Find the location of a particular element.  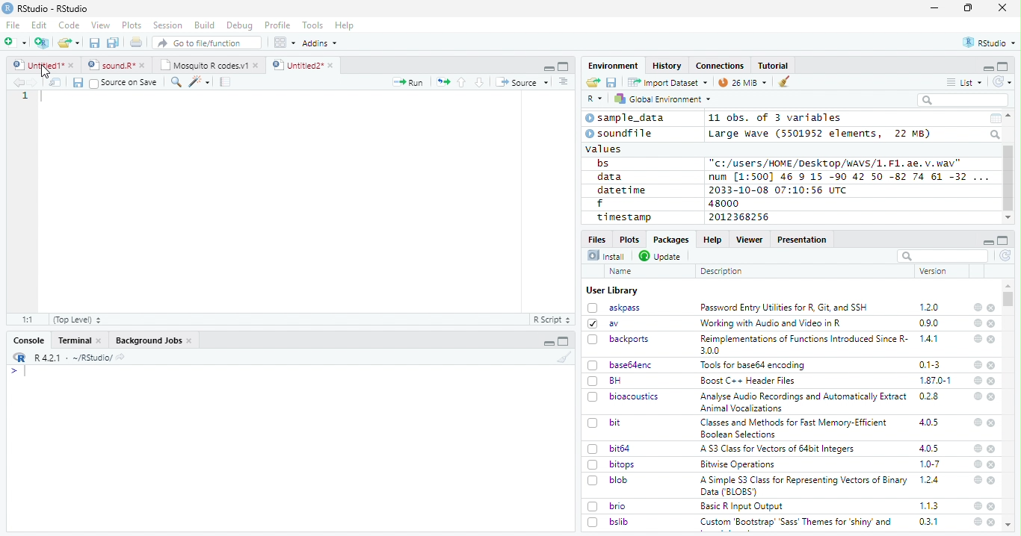

Calendar is located at coordinates (995, 119).